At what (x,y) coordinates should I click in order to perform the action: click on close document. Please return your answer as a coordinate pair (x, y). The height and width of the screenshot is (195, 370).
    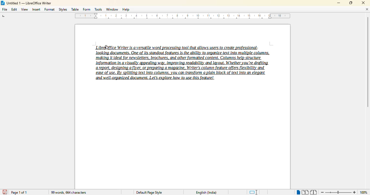
    Looking at the image, I should click on (367, 9).